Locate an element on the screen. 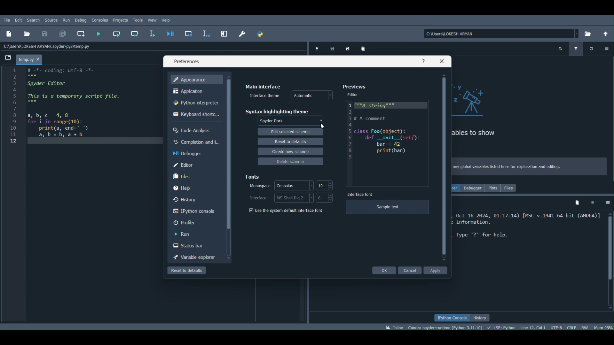 Image resolution: width=614 pixels, height=345 pixels. Project name is located at coordinates (32, 59).